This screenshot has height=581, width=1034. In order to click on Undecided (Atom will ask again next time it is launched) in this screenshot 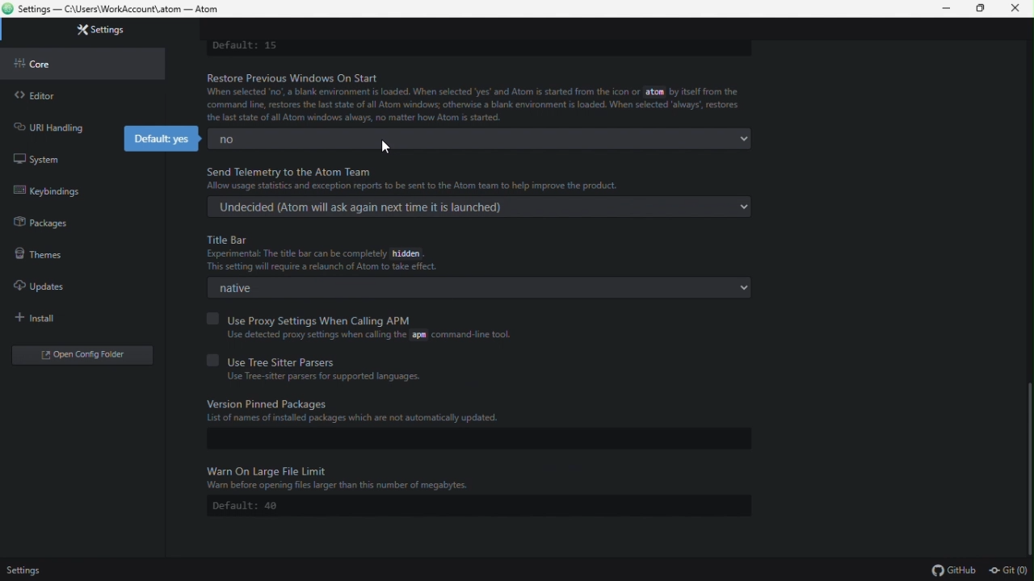, I will do `click(480, 209)`.